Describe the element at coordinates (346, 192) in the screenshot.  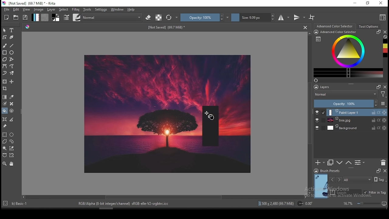
I see `search` at that location.